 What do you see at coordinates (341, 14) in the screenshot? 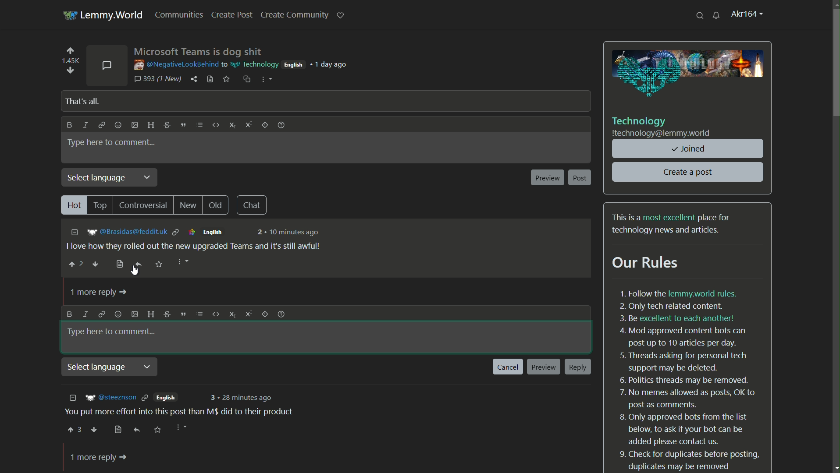
I see `support lemmy.world` at bounding box center [341, 14].